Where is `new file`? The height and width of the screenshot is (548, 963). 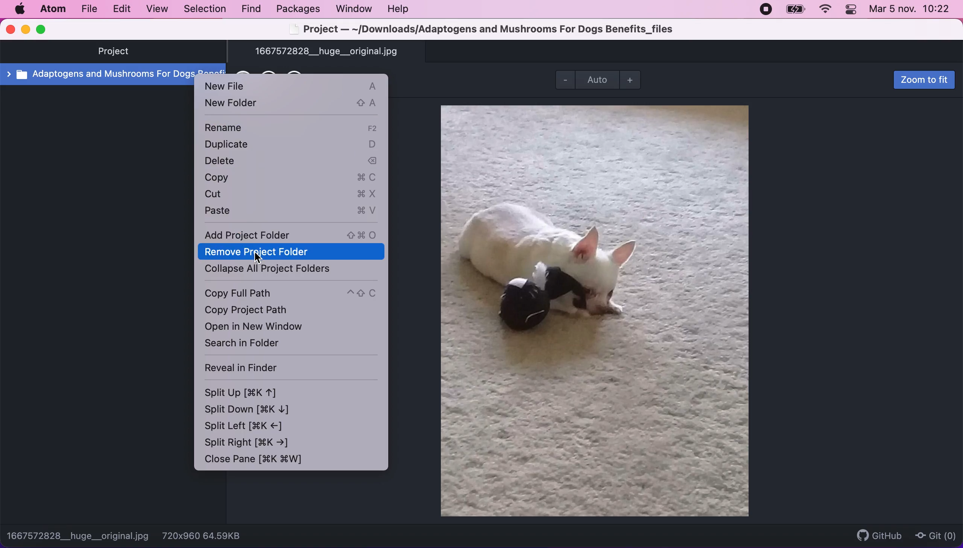
new file is located at coordinates (293, 87).